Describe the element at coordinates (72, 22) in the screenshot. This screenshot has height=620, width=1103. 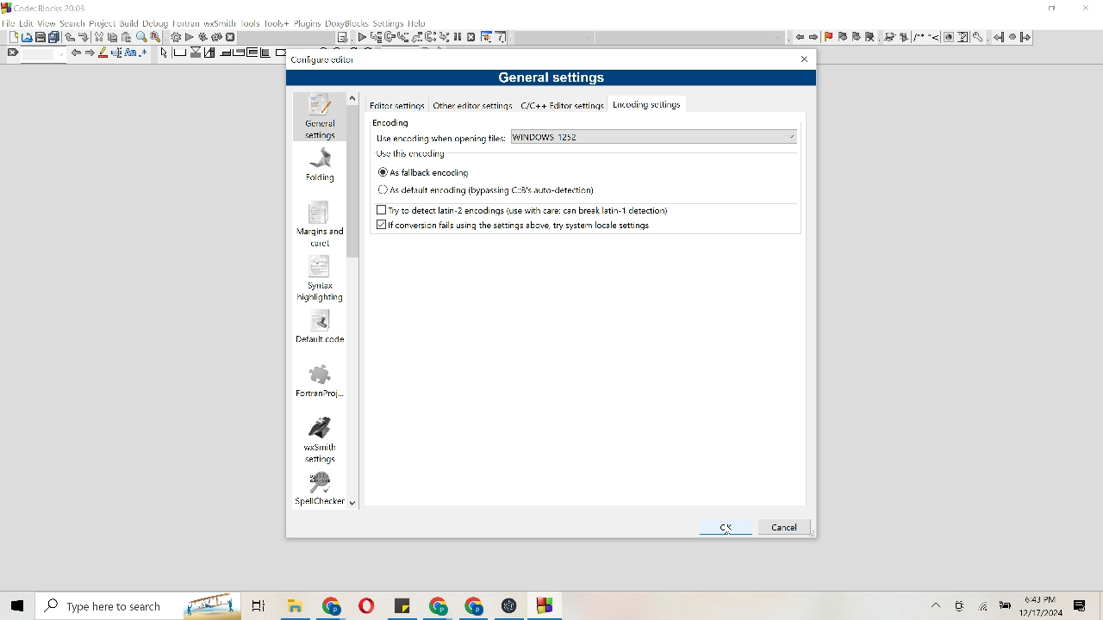
I see `Search` at that location.